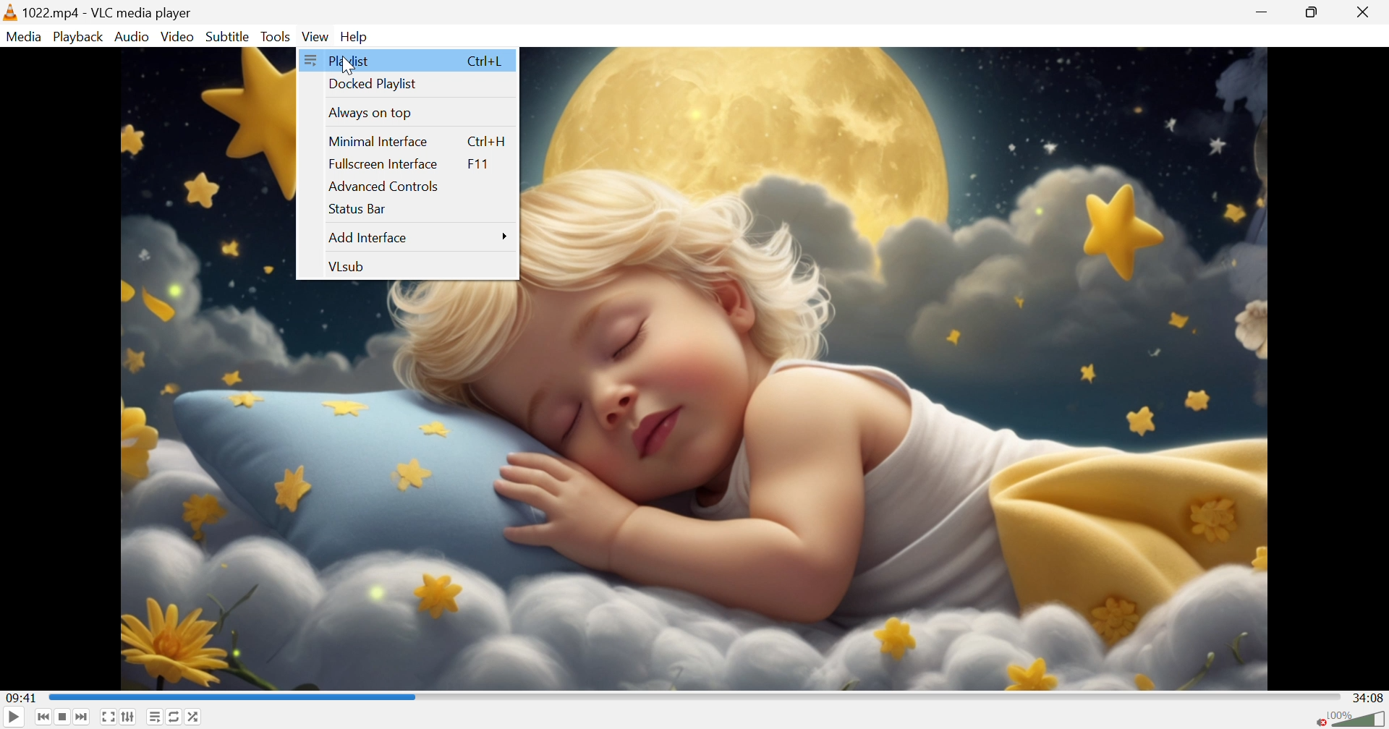 The image size is (1389, 729). I want to click on Video, so click(318, 38).